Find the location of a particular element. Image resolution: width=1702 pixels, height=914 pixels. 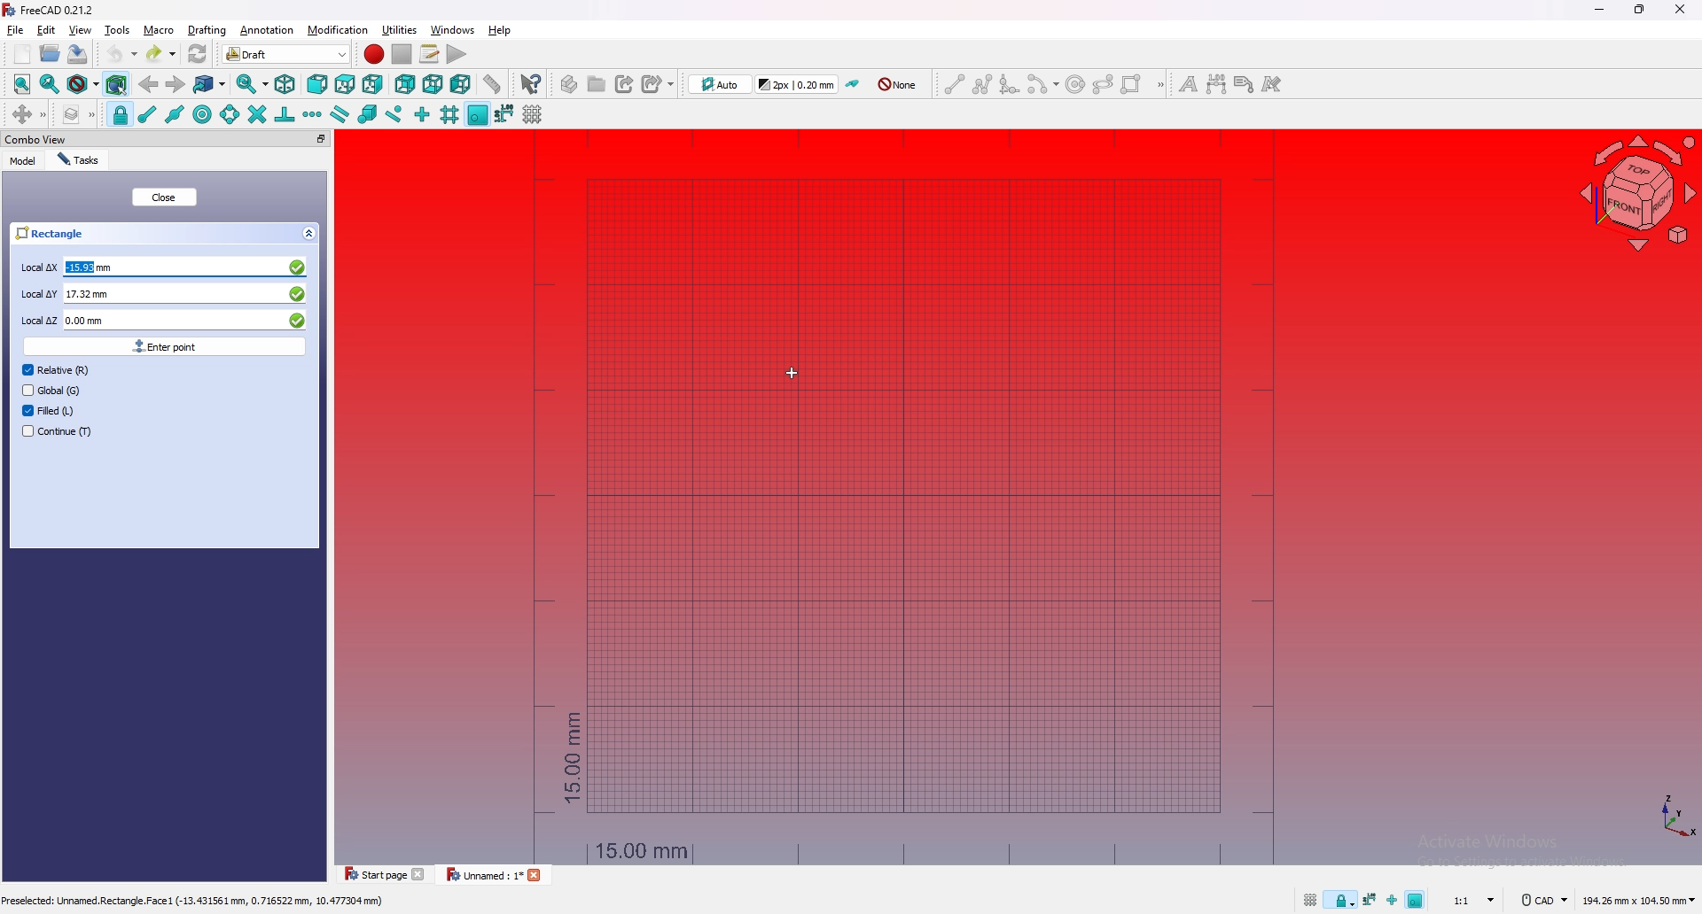

cad  is located at coordinates (1542, 901).